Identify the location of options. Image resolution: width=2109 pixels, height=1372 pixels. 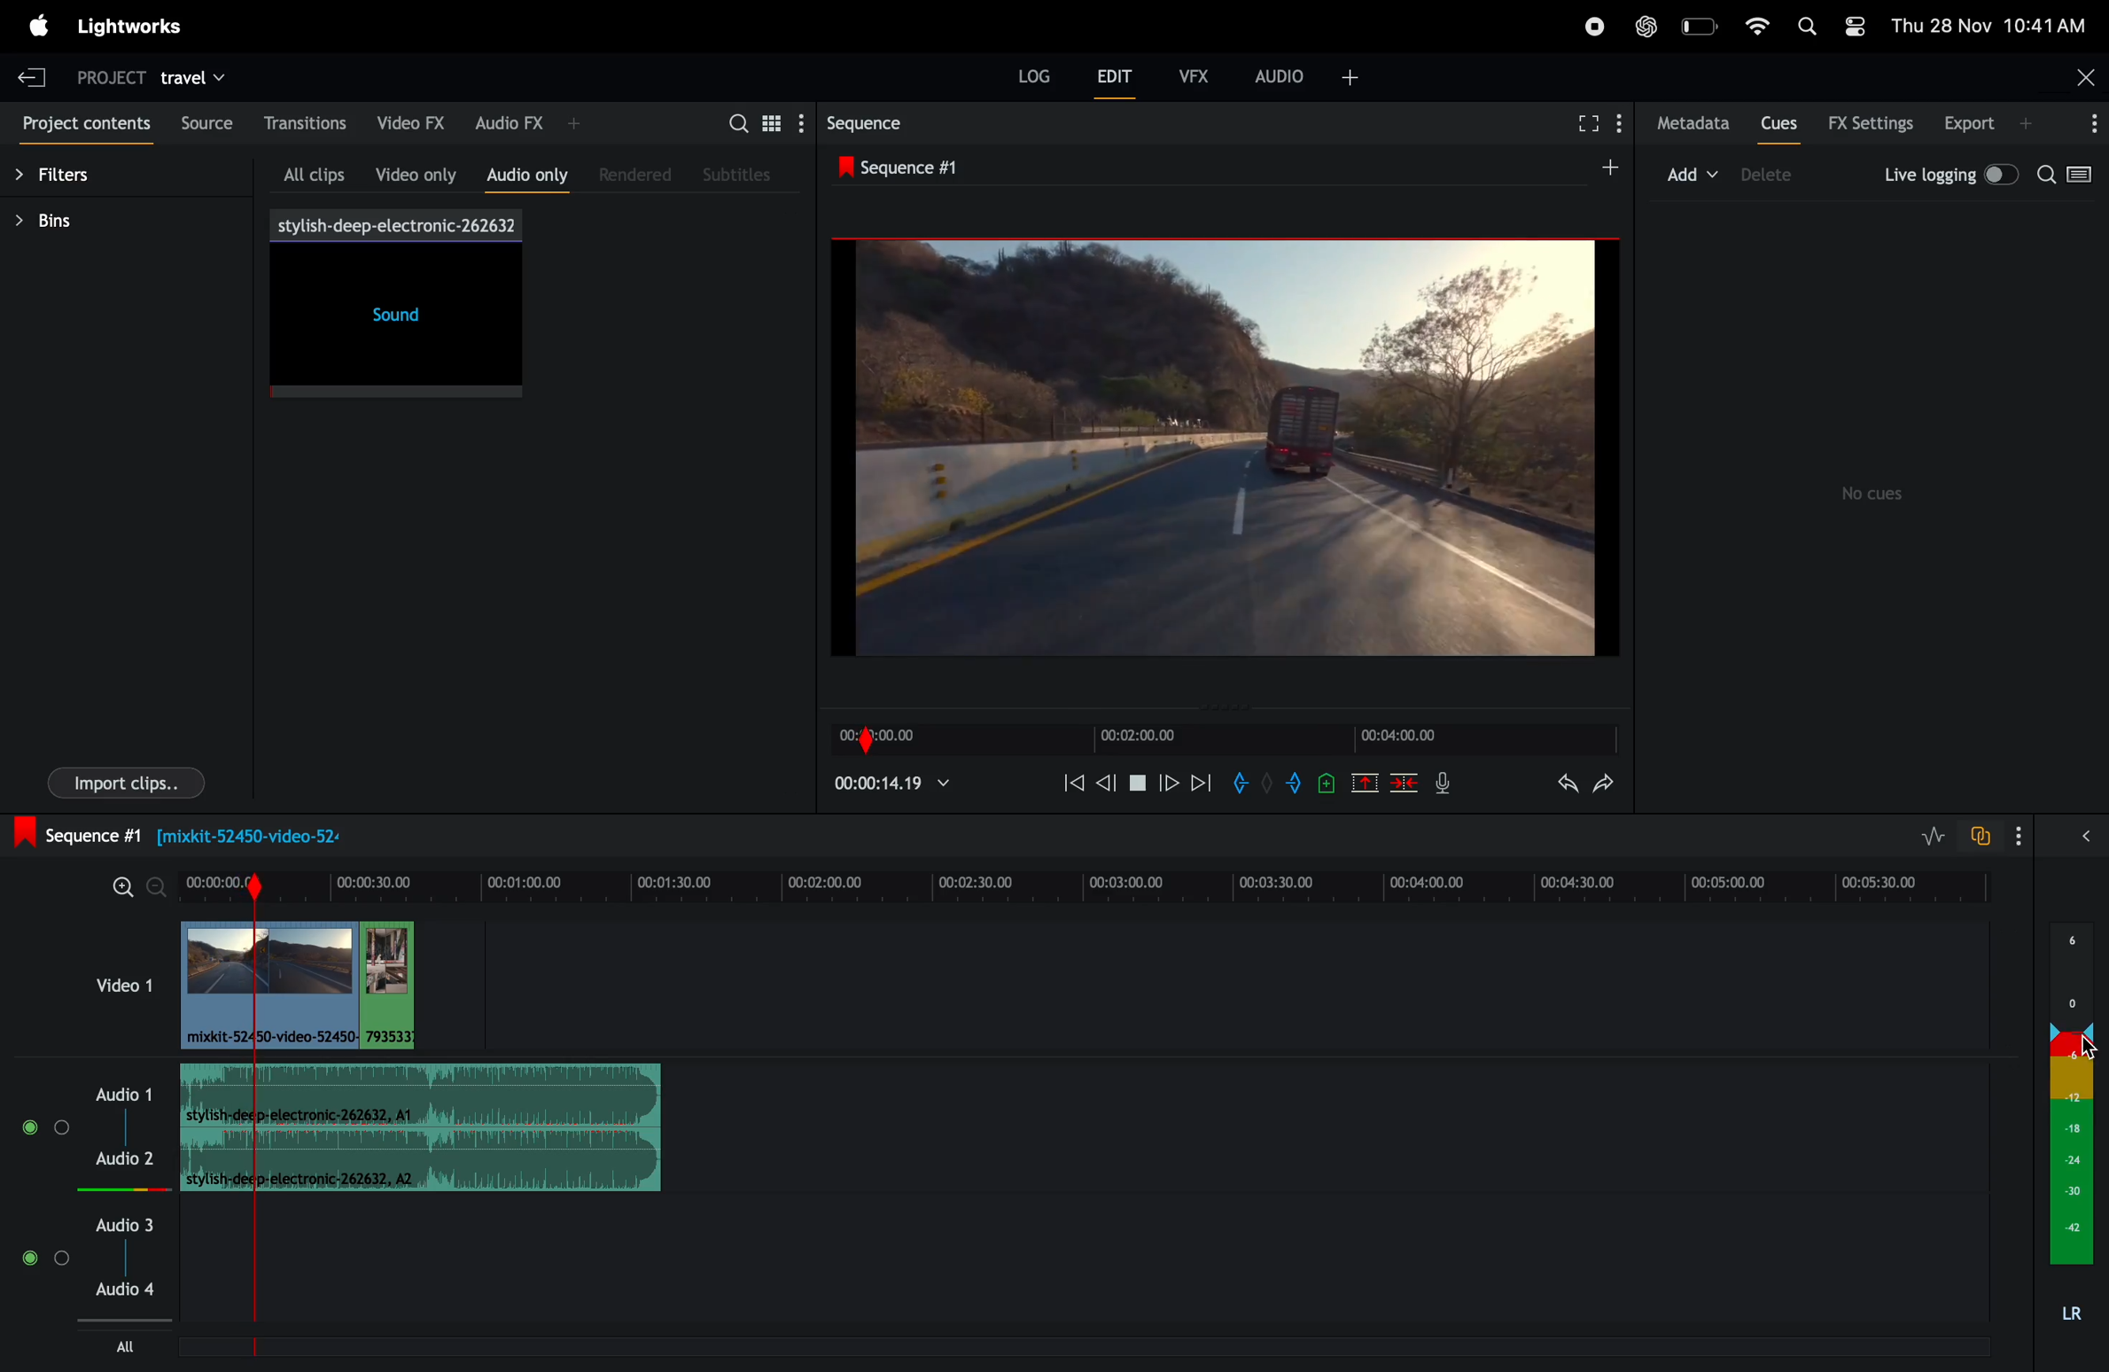
(2085, 121).